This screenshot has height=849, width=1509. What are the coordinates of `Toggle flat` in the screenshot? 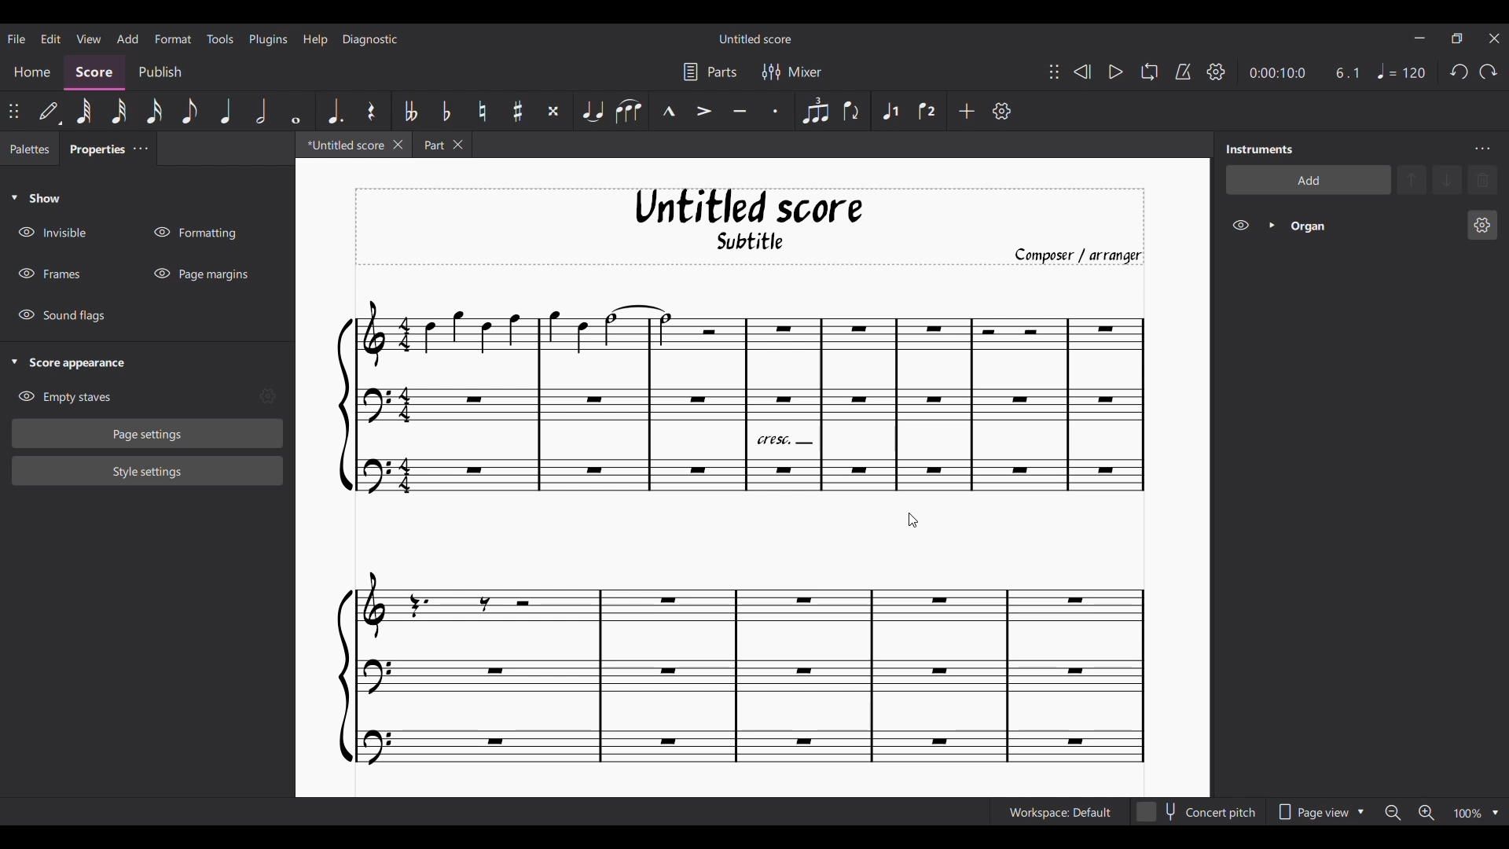 It's located at (445, 110).